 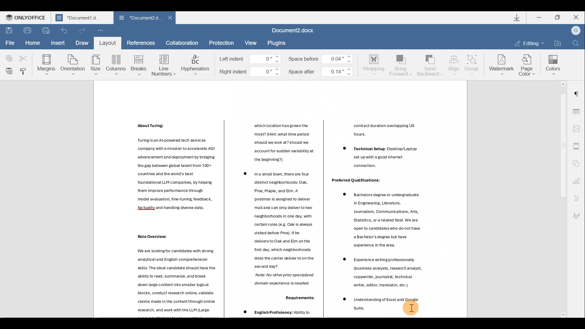 I want to click on Document2.d, so click(x=140, y=19).